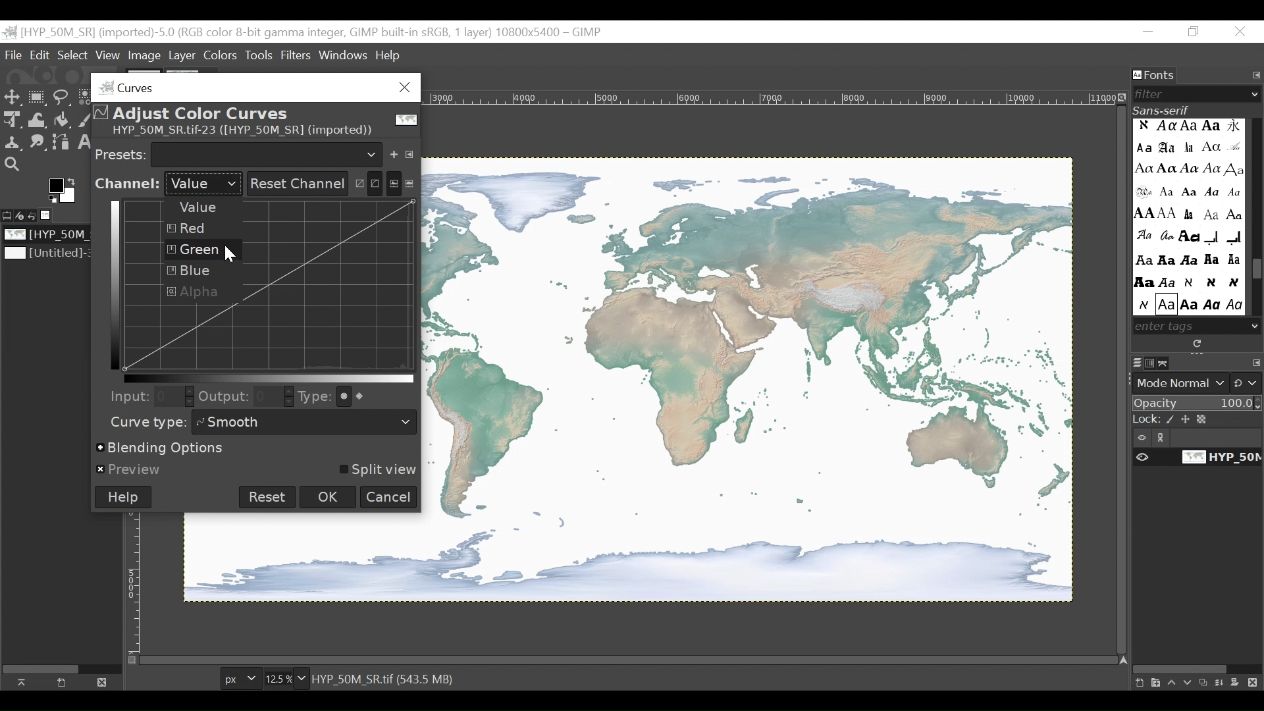  I want to click on Lock, so click(1198, 420).